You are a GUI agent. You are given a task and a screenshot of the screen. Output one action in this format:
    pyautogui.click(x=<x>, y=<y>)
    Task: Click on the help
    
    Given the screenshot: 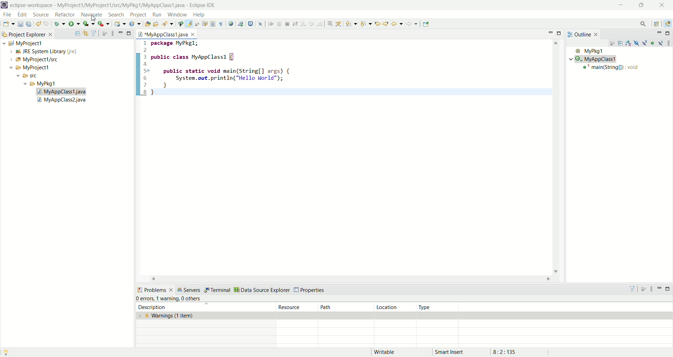 What is the action you would take?
    pyautogui.click(x=198, y=15)
    